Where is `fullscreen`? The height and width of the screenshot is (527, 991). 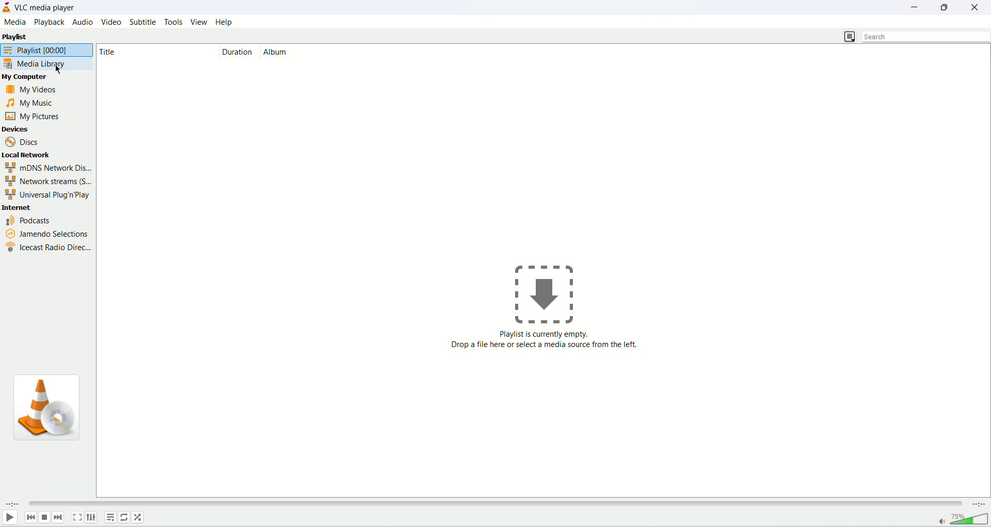 fullscreen is located at coordinates (76, 517).